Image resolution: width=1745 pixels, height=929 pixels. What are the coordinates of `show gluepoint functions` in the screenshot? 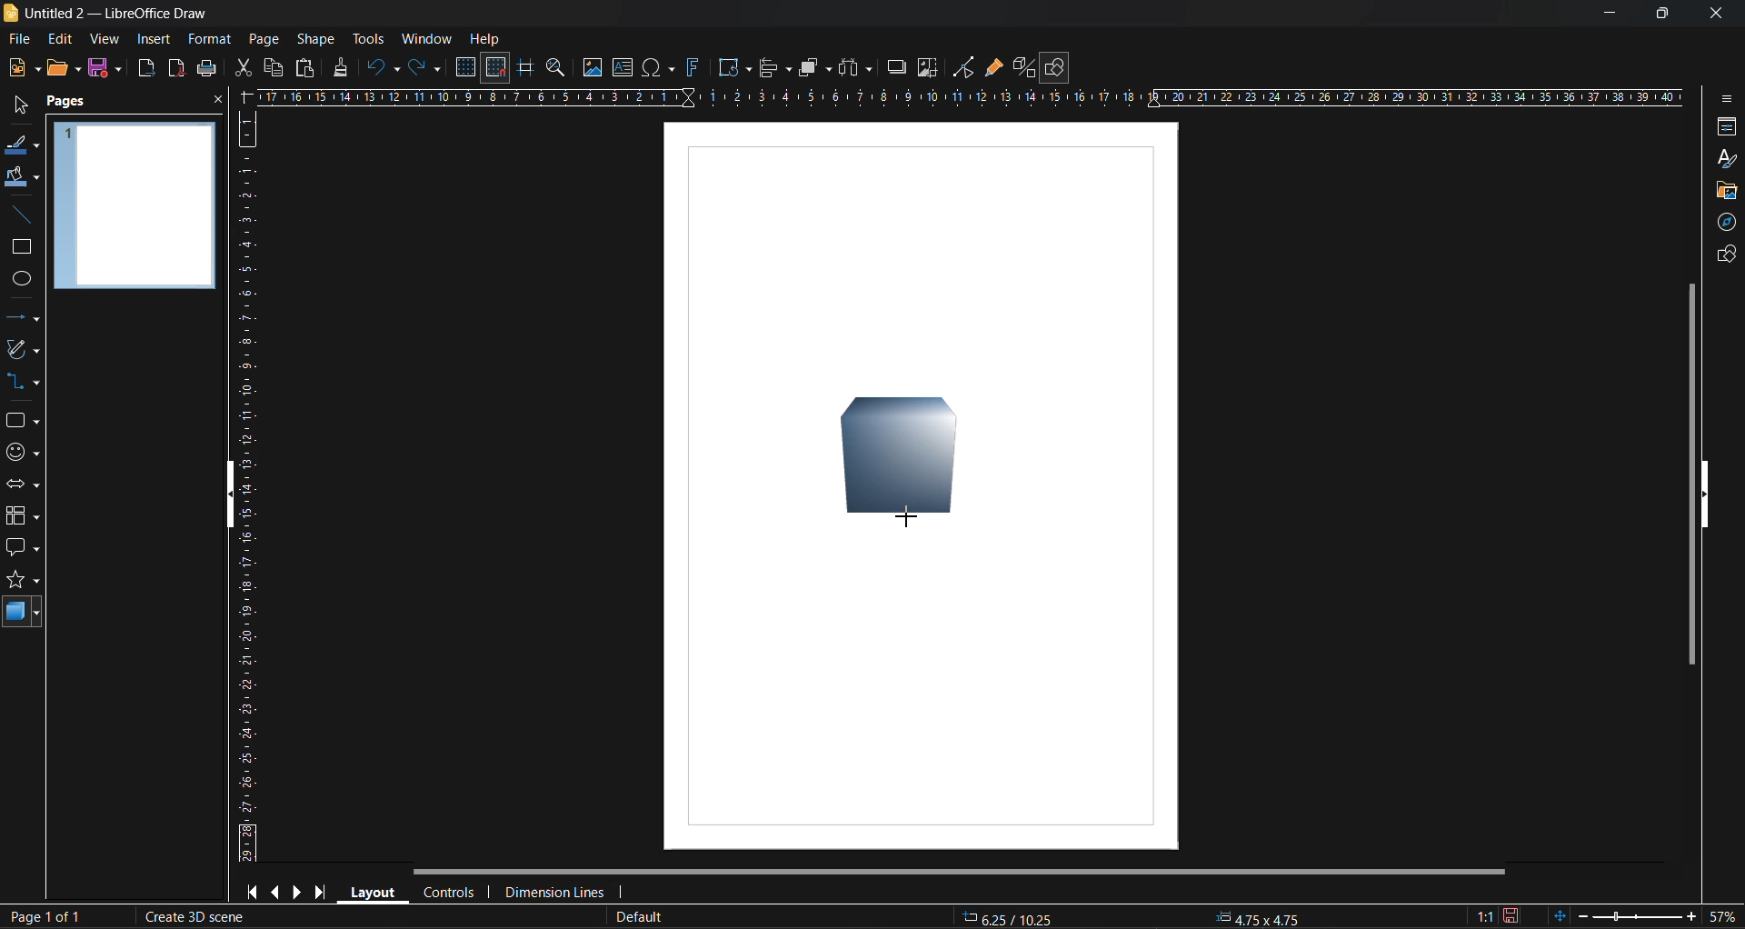 It's located at (993, 68).